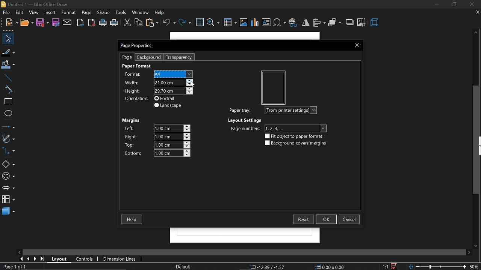 This screenshot has height=270, width=481. What do you see at coordinates (266, 22) in the screenshot?
I see `insert text` at bounding box center [266, 22].